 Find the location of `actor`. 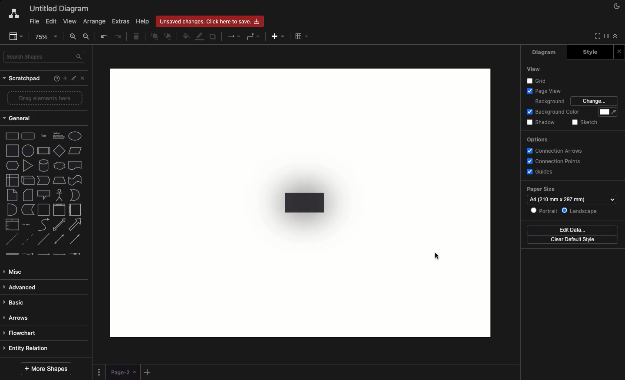

actor is located at coordinates (60, 195).